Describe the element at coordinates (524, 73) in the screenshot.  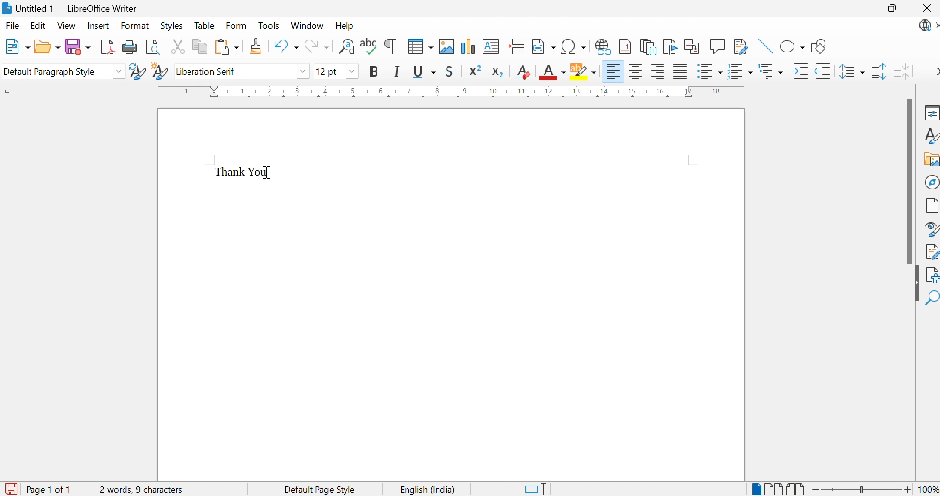
I see `Clear Direct Formatting` at that location.